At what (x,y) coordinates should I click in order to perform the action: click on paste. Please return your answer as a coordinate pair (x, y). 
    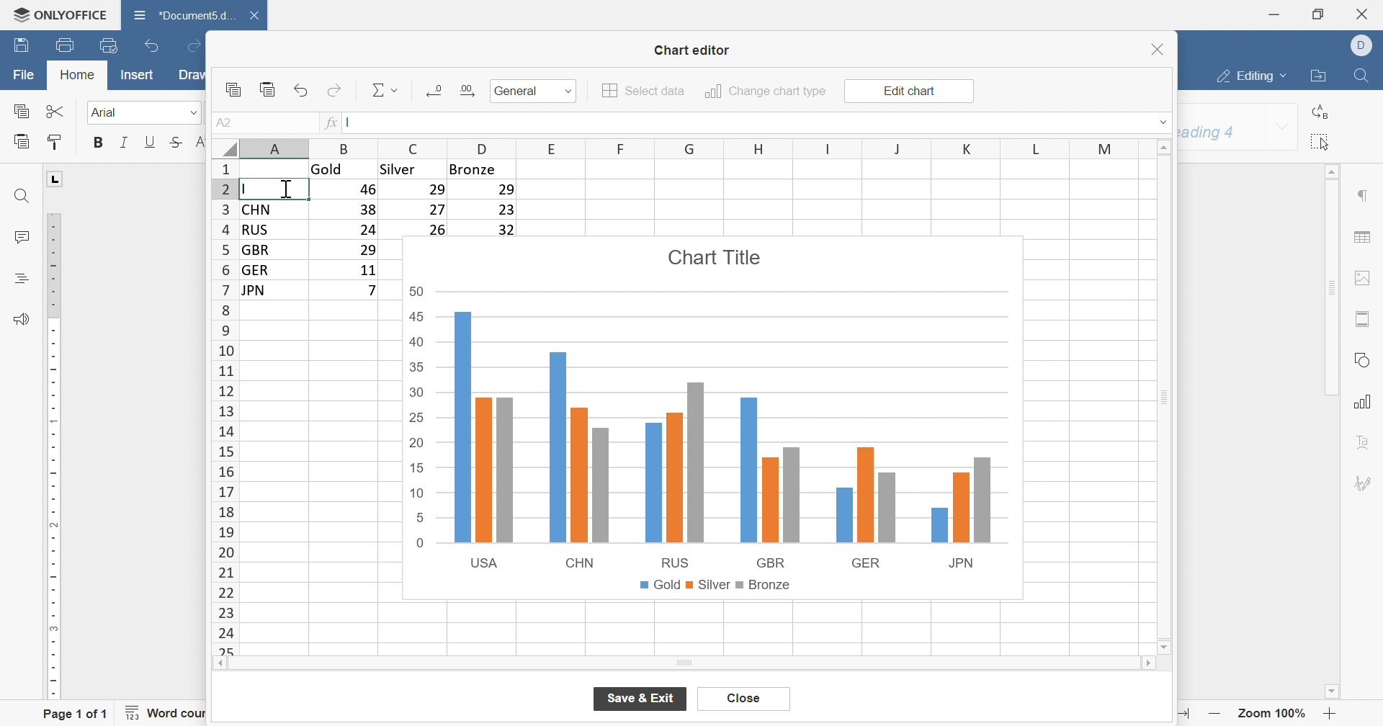
    Looking at the image, I should click on (21, 141).